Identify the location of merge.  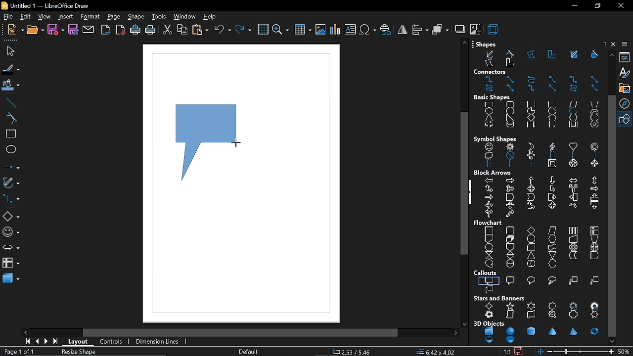
(552, 255).